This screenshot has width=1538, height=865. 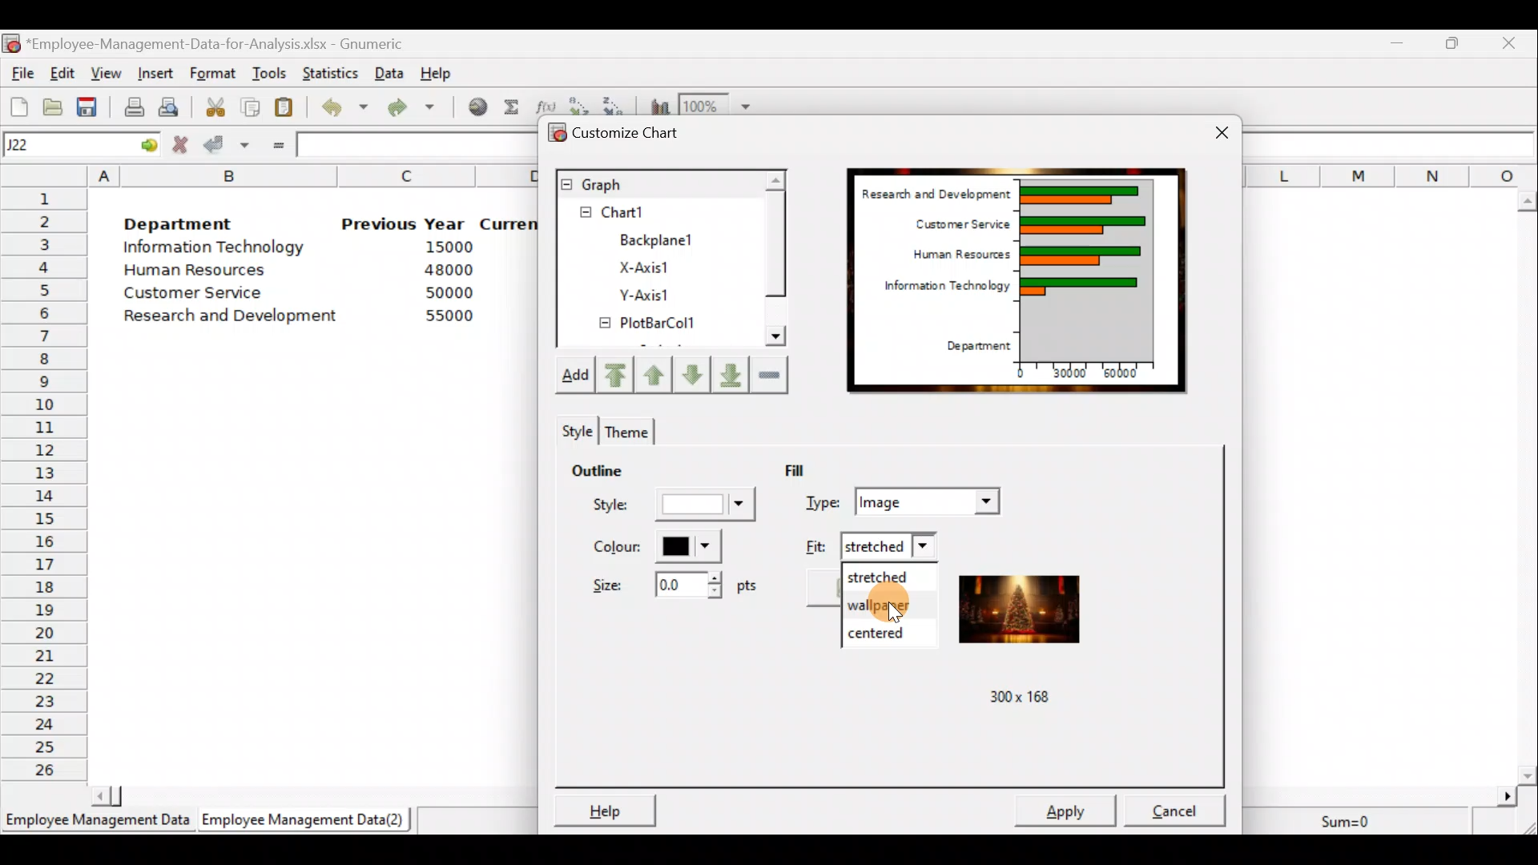 I want to click on Undo last action, so click(x=346, y=111).